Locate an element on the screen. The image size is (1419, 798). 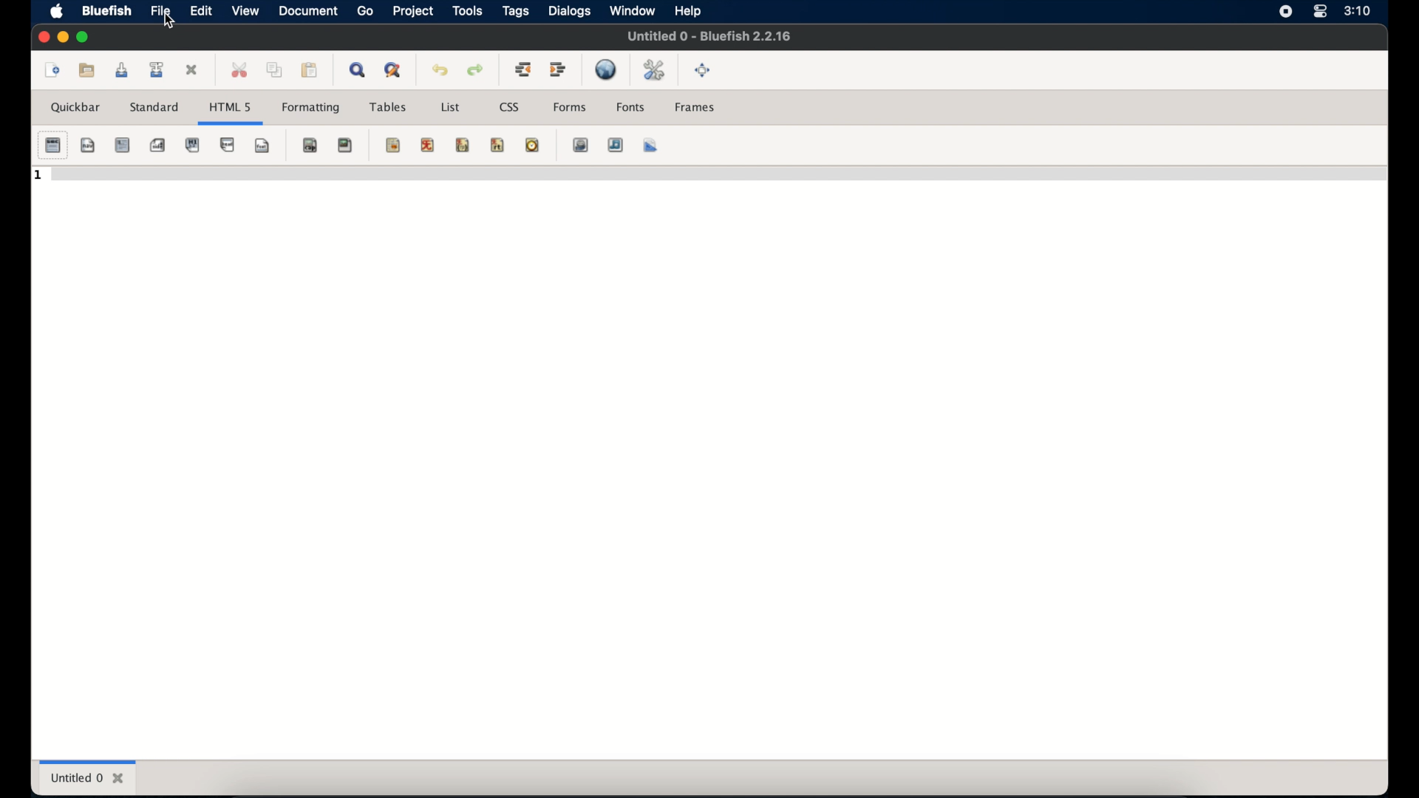
email is located at coordinates (520, 146).